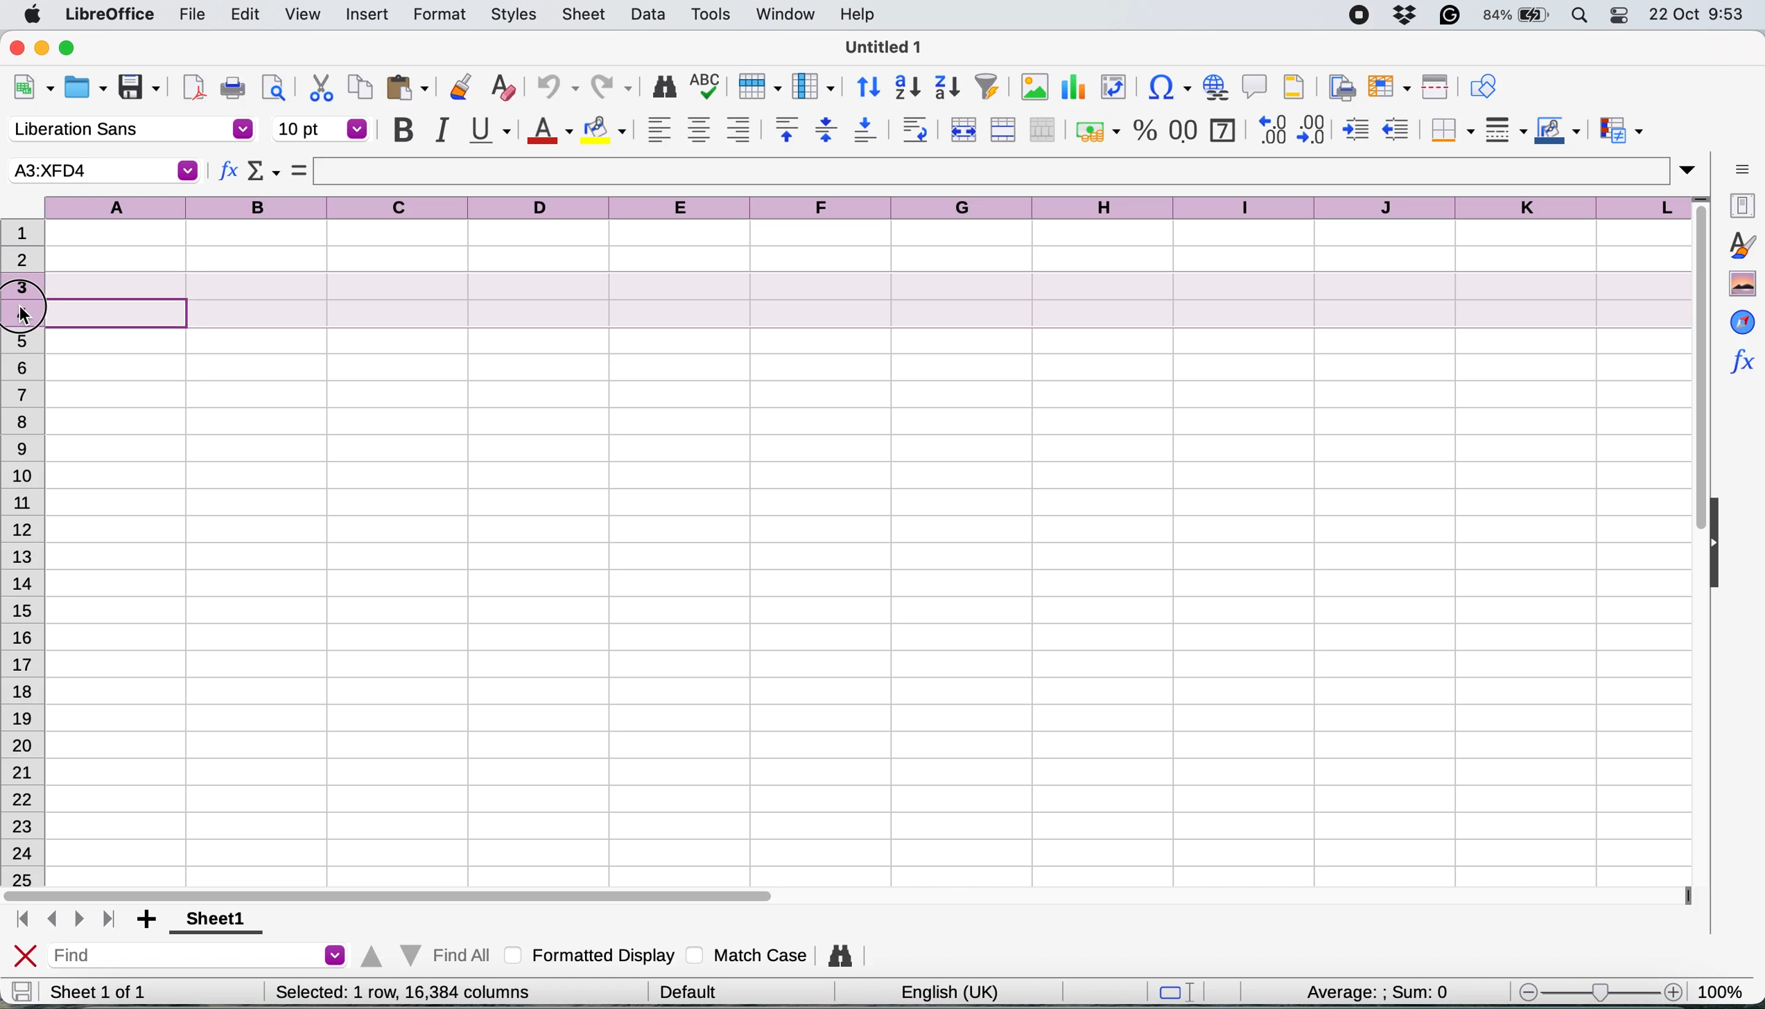  I want to click on function wizard, so click(229, 173).